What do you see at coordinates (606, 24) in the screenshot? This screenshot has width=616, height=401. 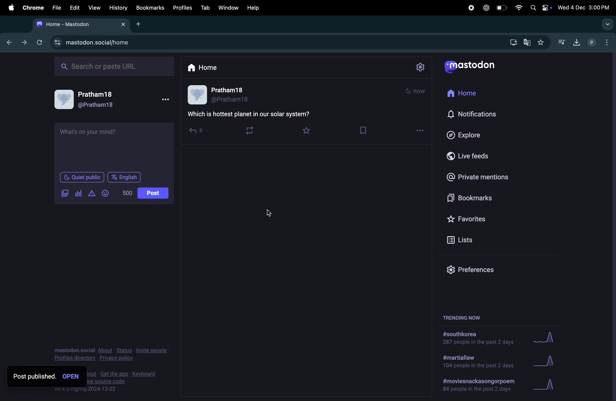 I see `drop down` at bounding box center [606, 24].